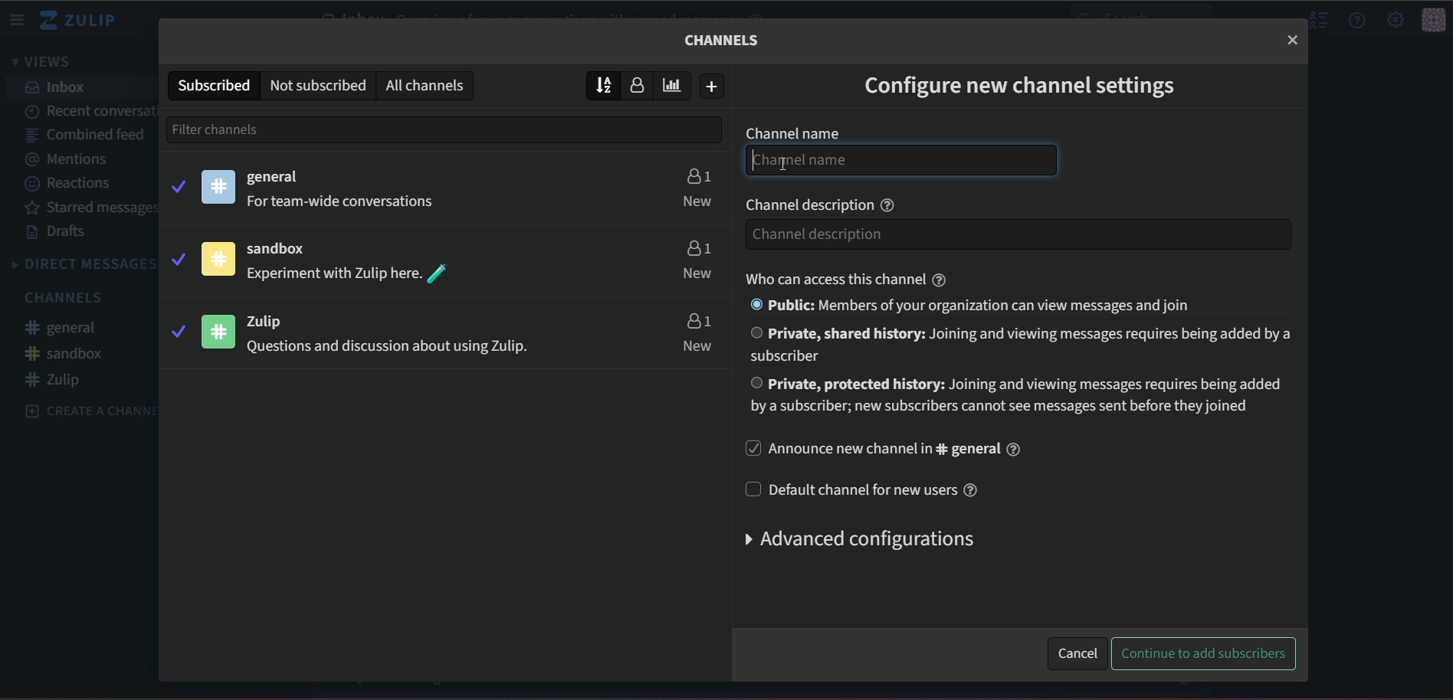 The image size is (1453, 700). What do you see at coordinates (697, 174) in the screenshot?
I see `users` at bounding box center [697, 174].